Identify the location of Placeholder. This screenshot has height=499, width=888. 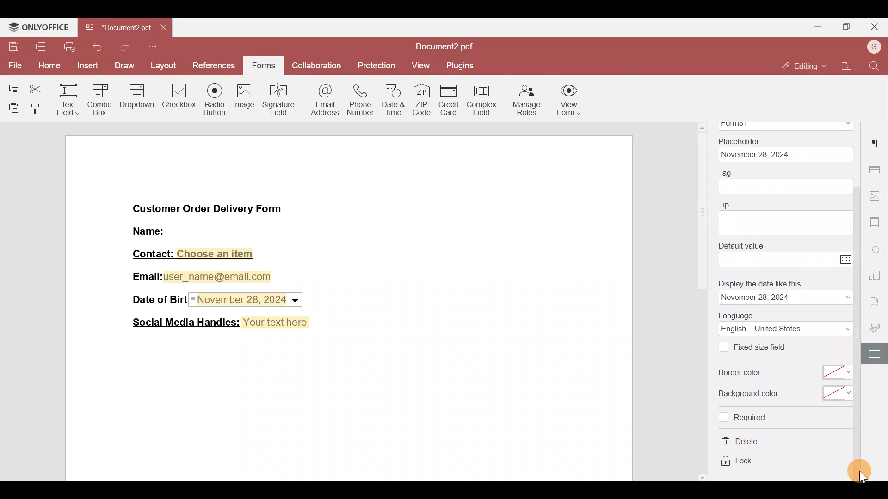
(742, 140).